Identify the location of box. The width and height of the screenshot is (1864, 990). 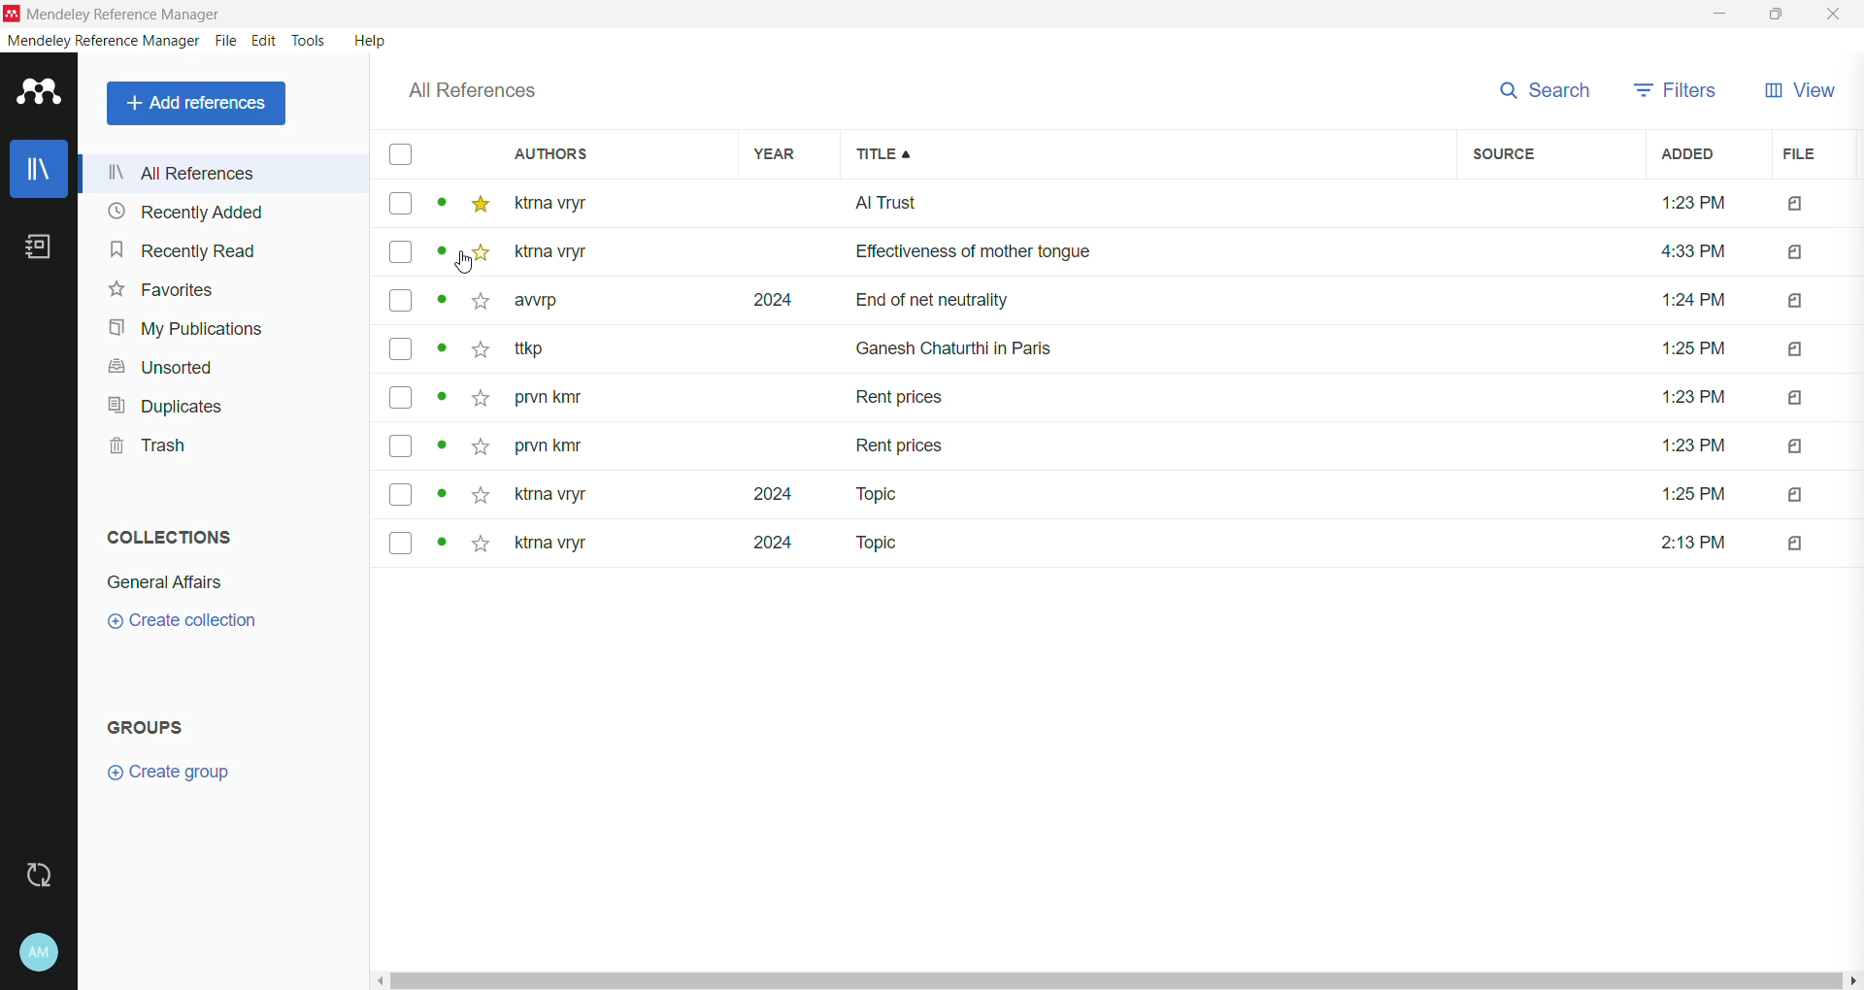
(399, 253).